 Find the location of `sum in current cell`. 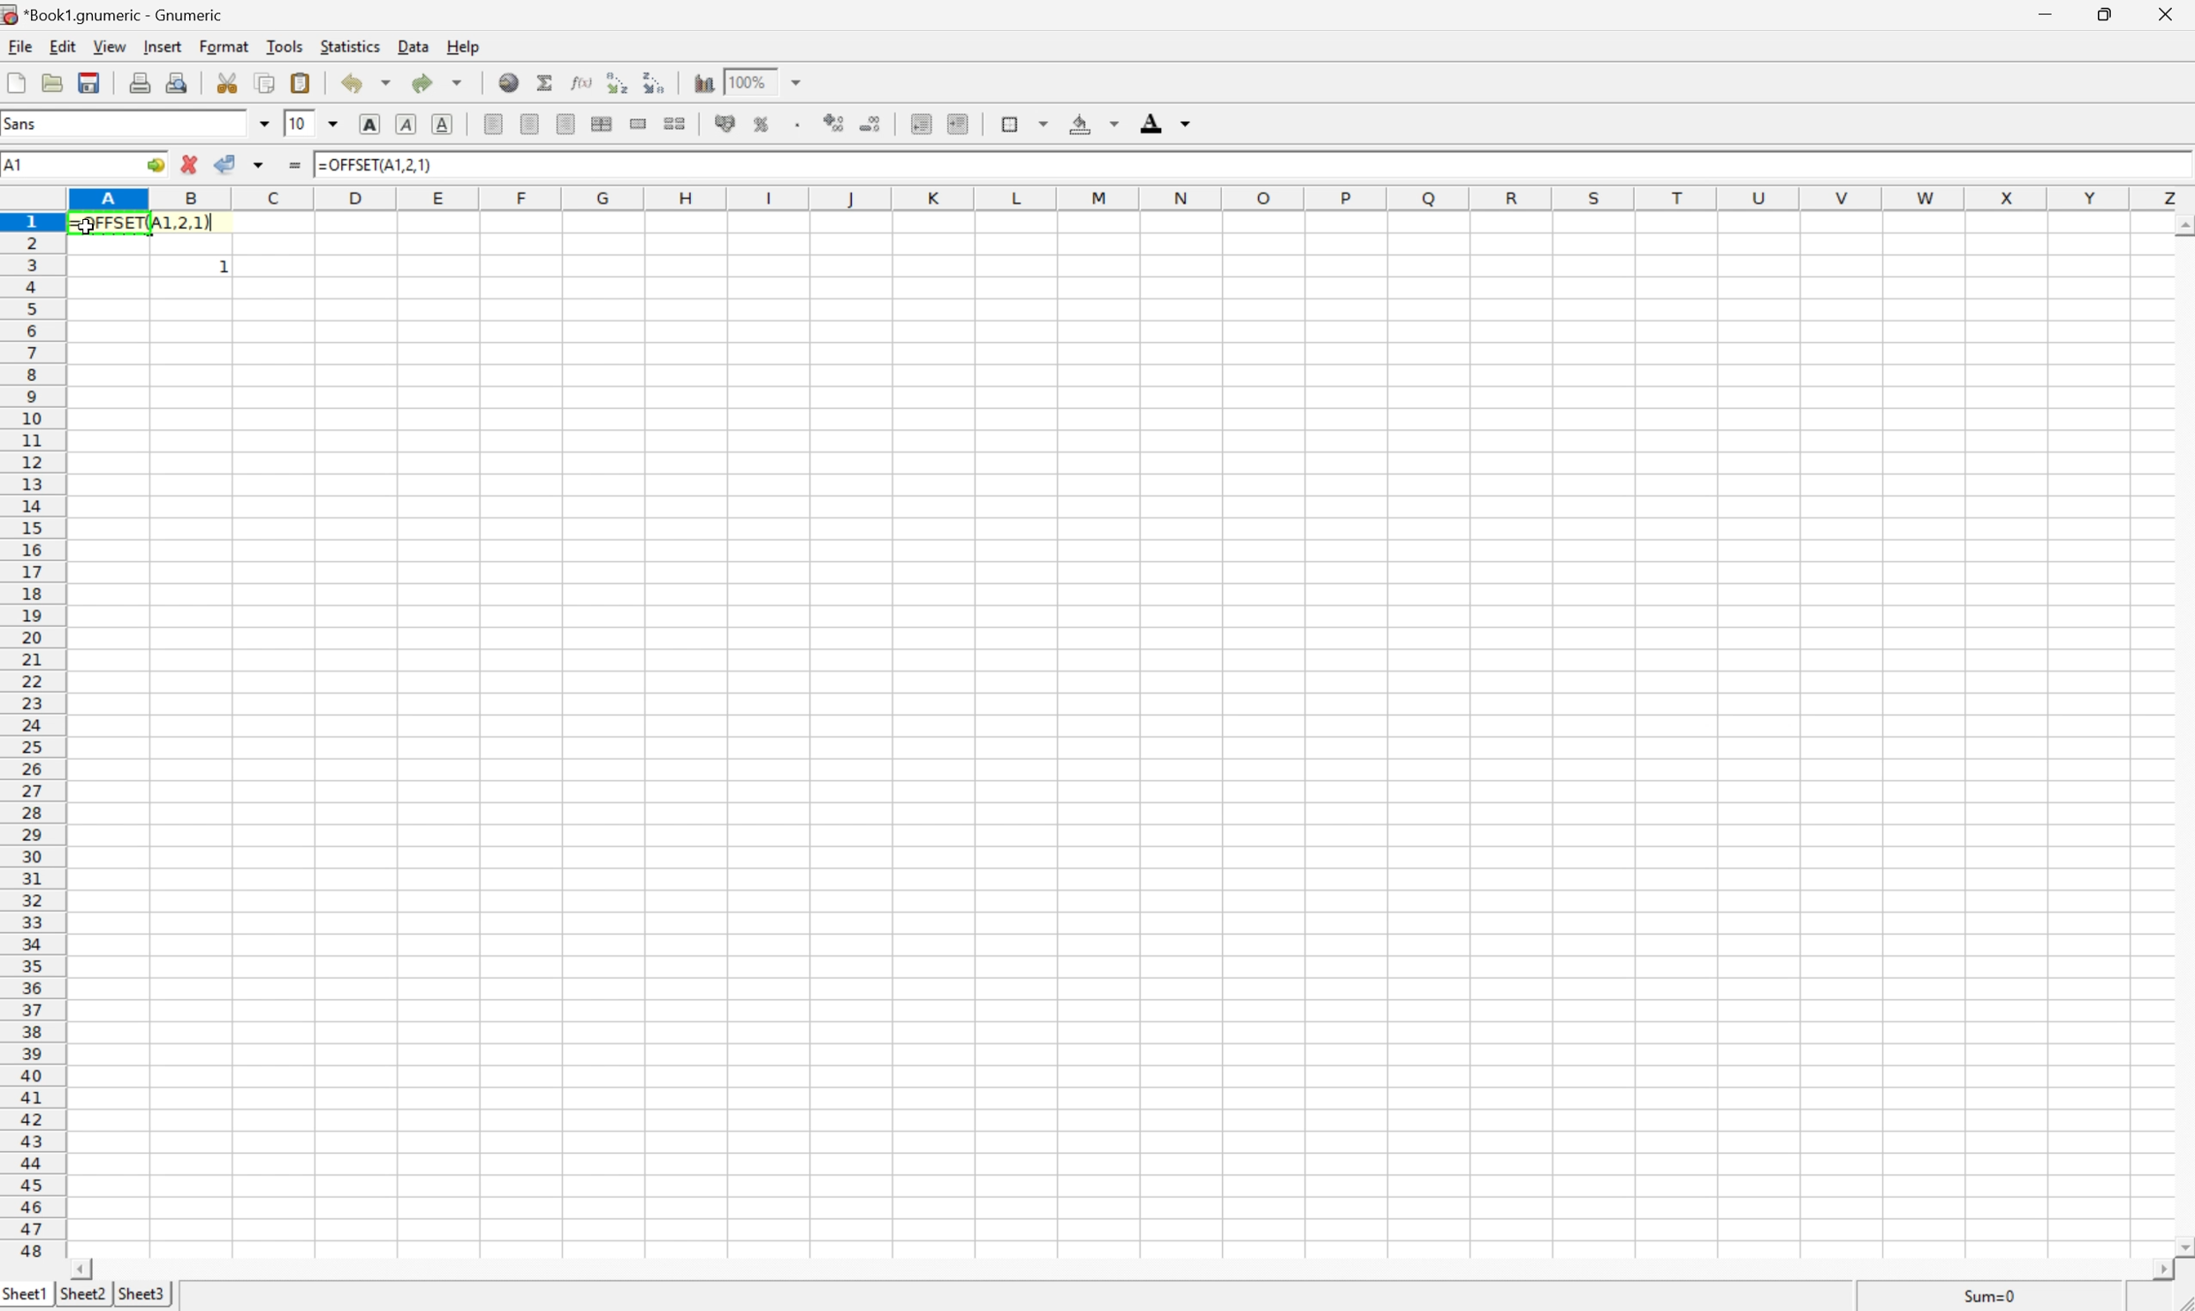

sum in current cell is located at coordinates (545, 84).